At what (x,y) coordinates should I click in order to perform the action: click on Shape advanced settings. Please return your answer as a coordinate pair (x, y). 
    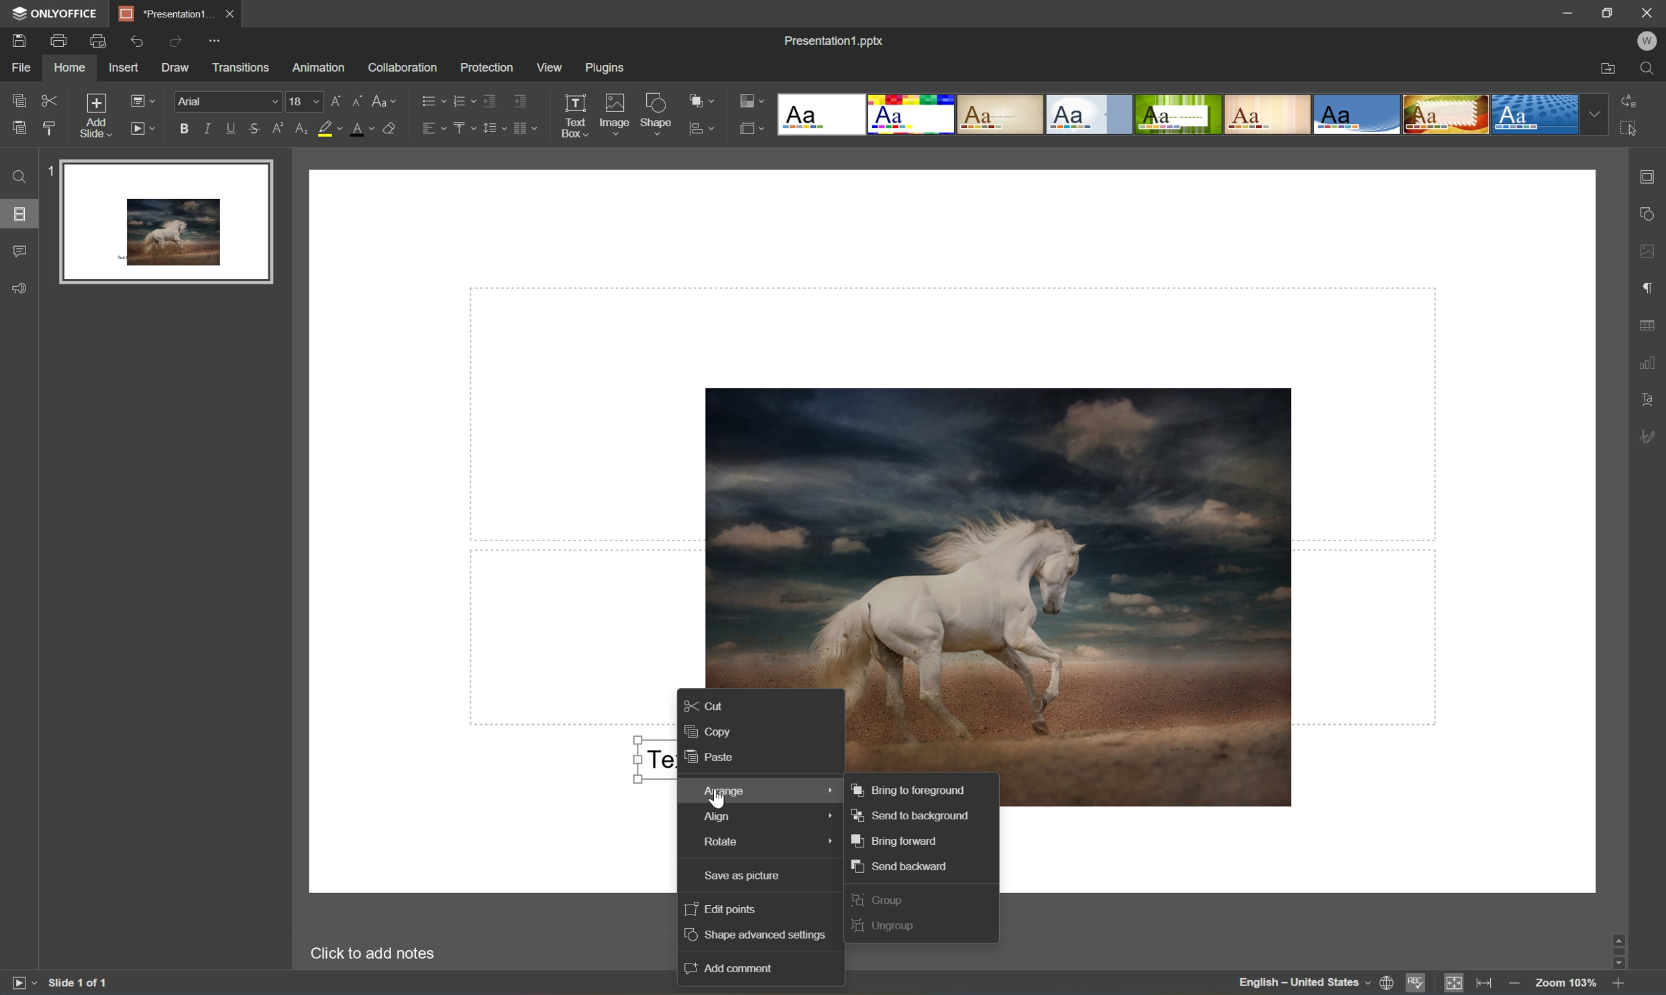
    Looking at the image, I should click on (760, 935).